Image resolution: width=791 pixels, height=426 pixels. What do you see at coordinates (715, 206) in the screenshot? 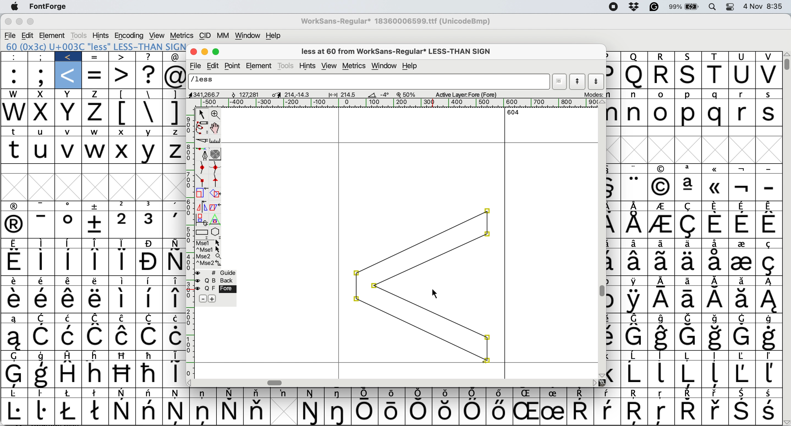
I see `Symbol` at bounding box center [715, 206].